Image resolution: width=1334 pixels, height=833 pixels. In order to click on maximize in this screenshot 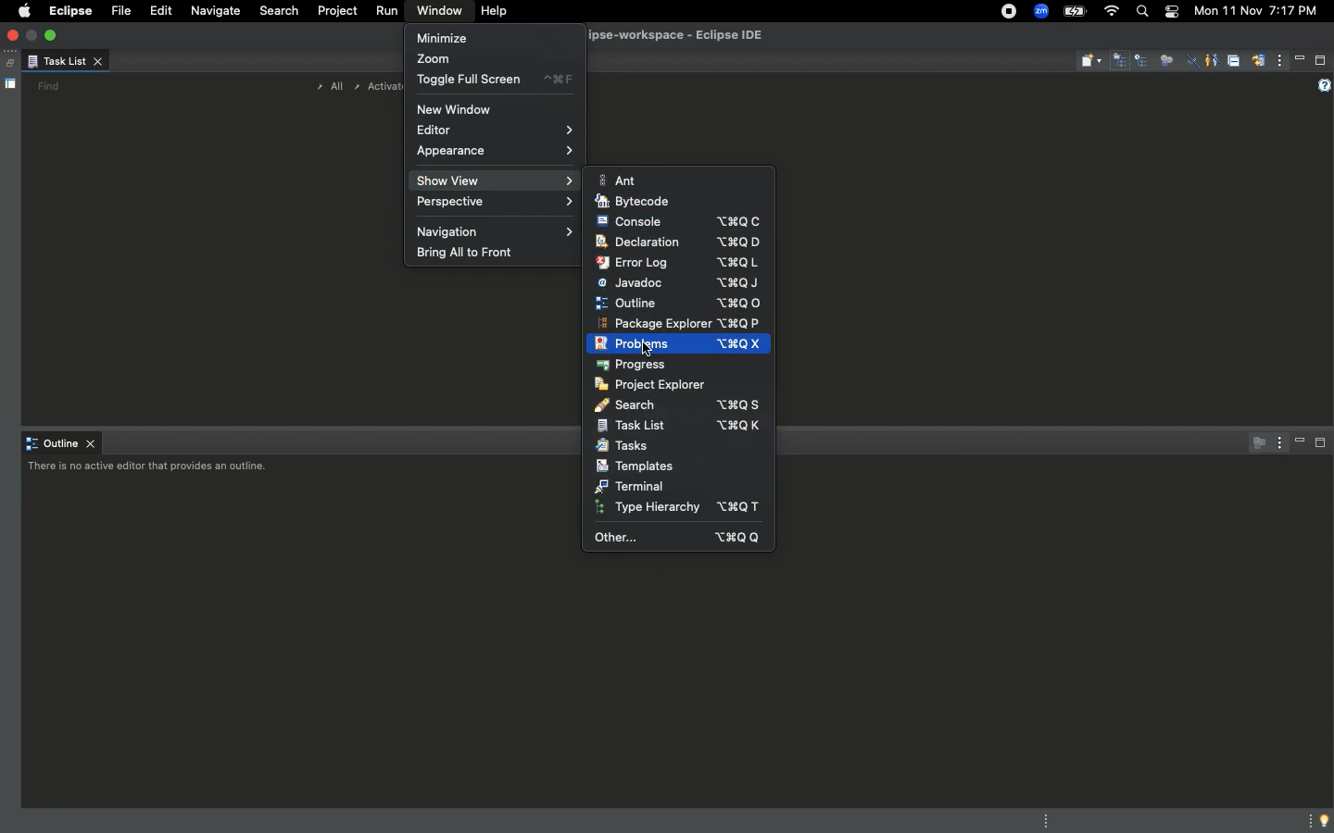, I will do `click(53, 34)`.